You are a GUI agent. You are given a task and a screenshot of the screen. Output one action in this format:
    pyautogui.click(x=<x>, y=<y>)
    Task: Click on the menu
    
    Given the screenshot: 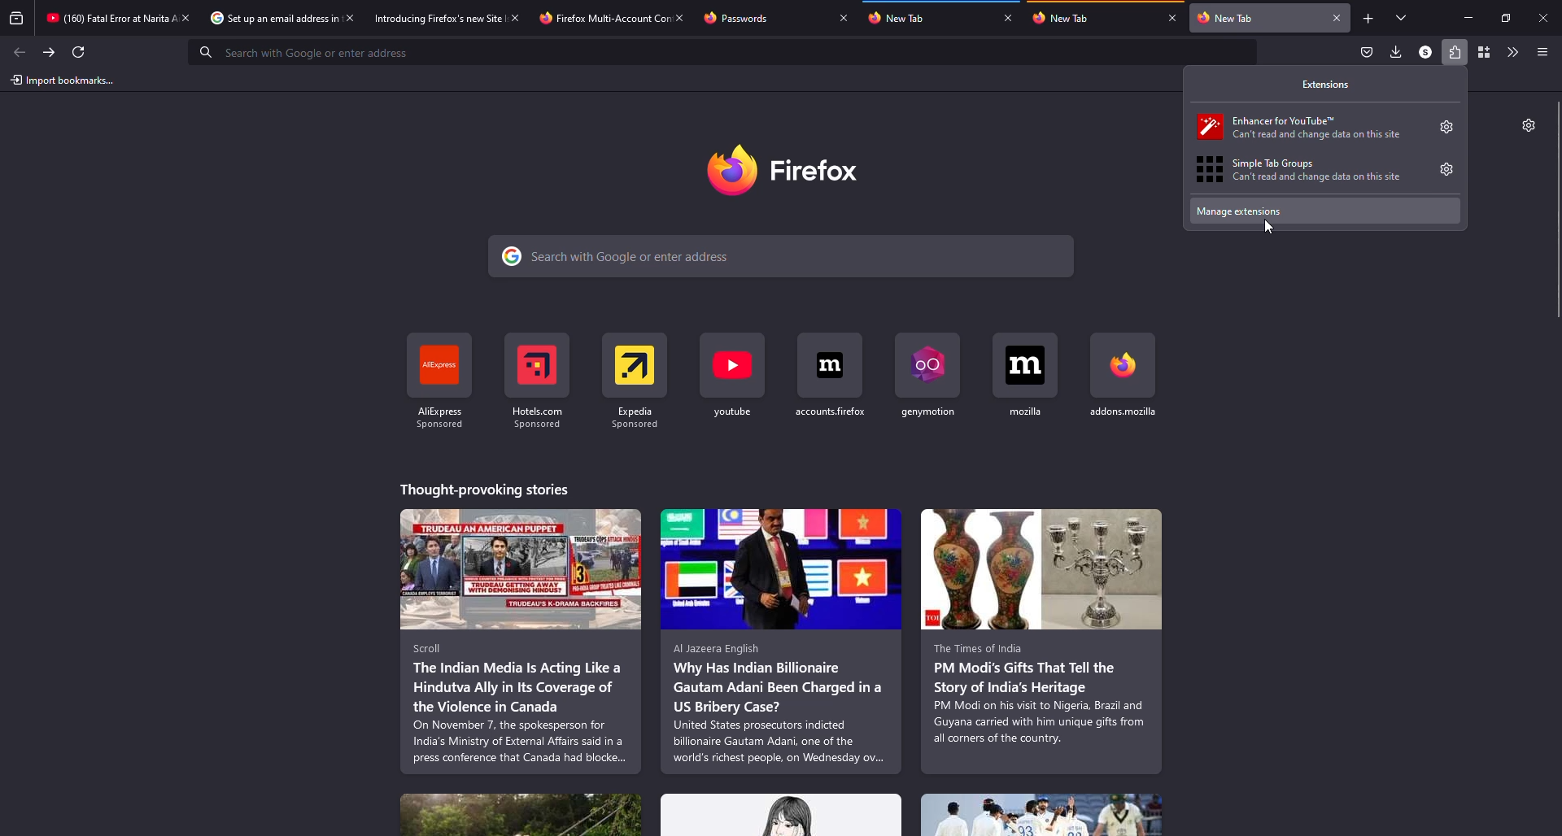 What is the action you would take?
    pyautogui.click(x=1541, y=53)
    